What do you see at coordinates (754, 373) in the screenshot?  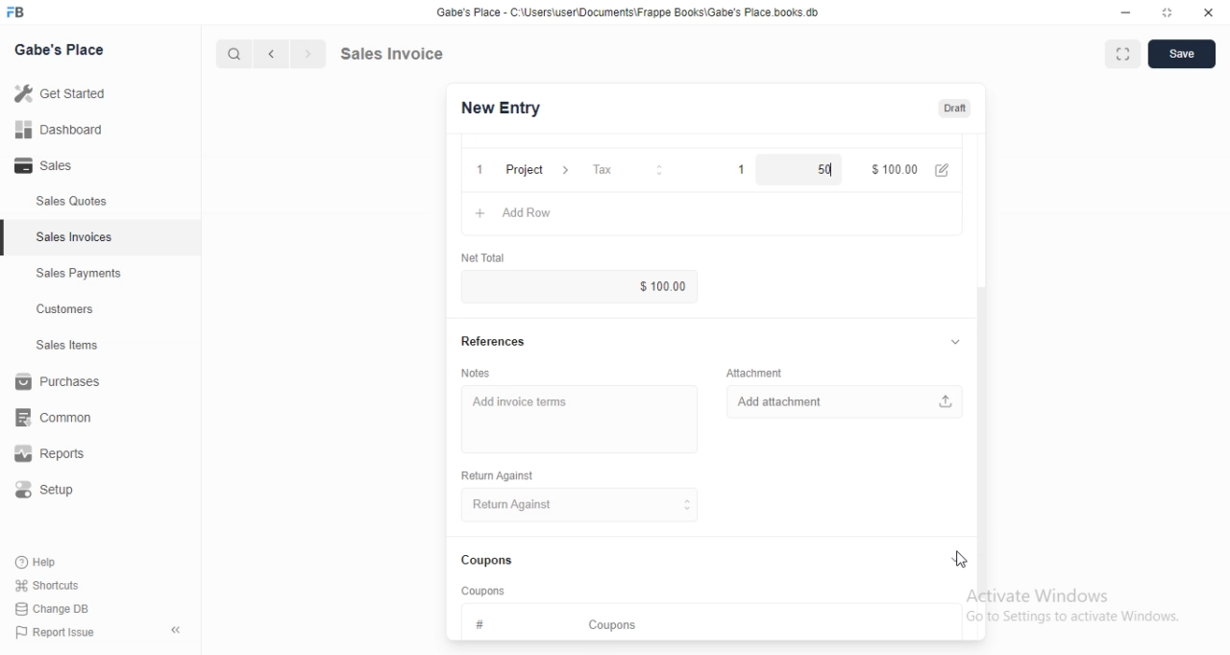 I see `‘Attachment` at bounding box center [754, 373].